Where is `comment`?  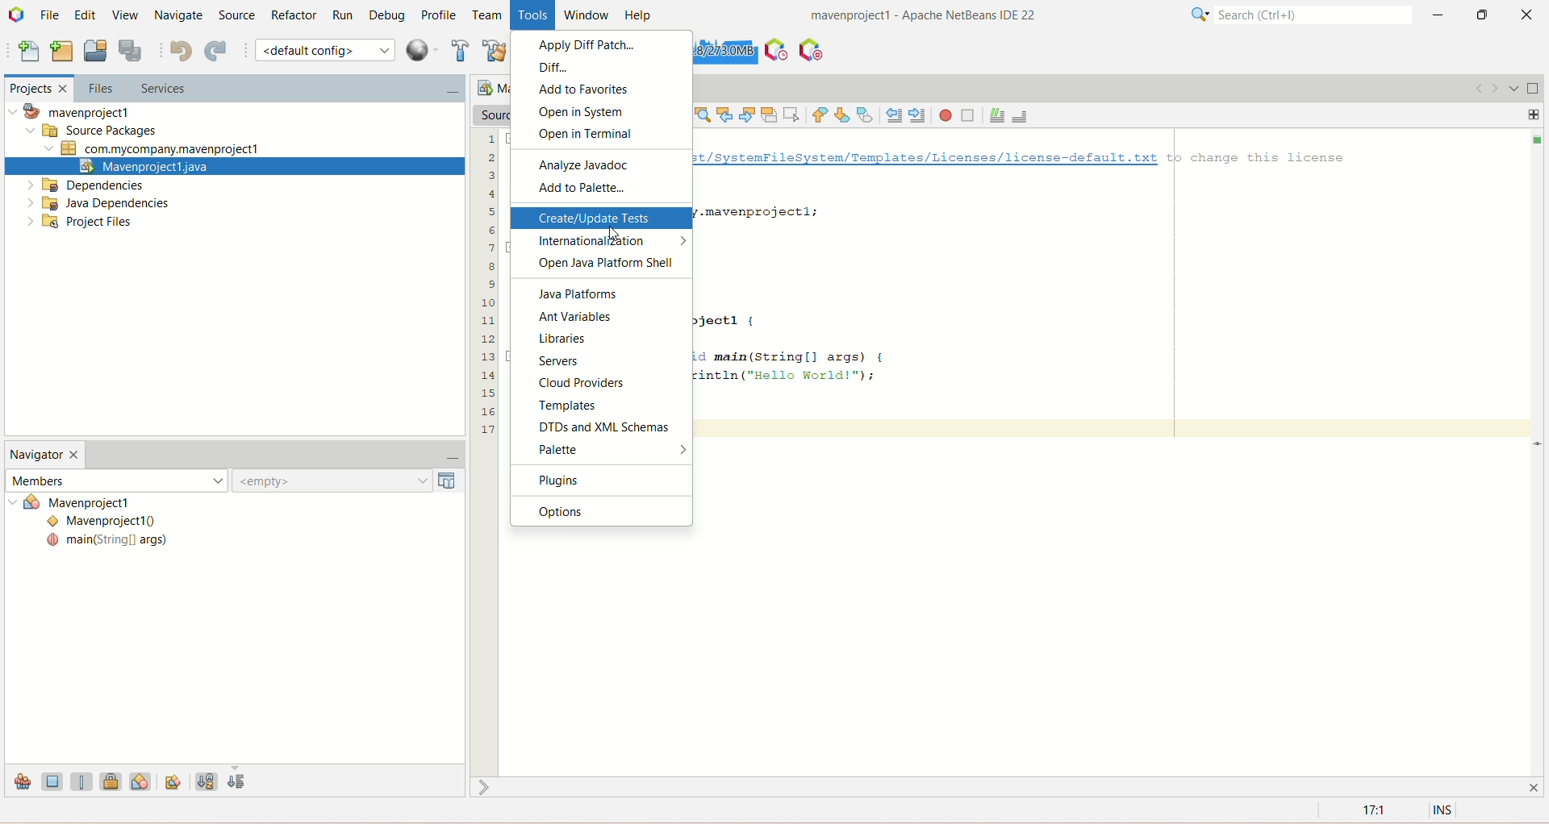
comment is located at coordinates (997, 116).